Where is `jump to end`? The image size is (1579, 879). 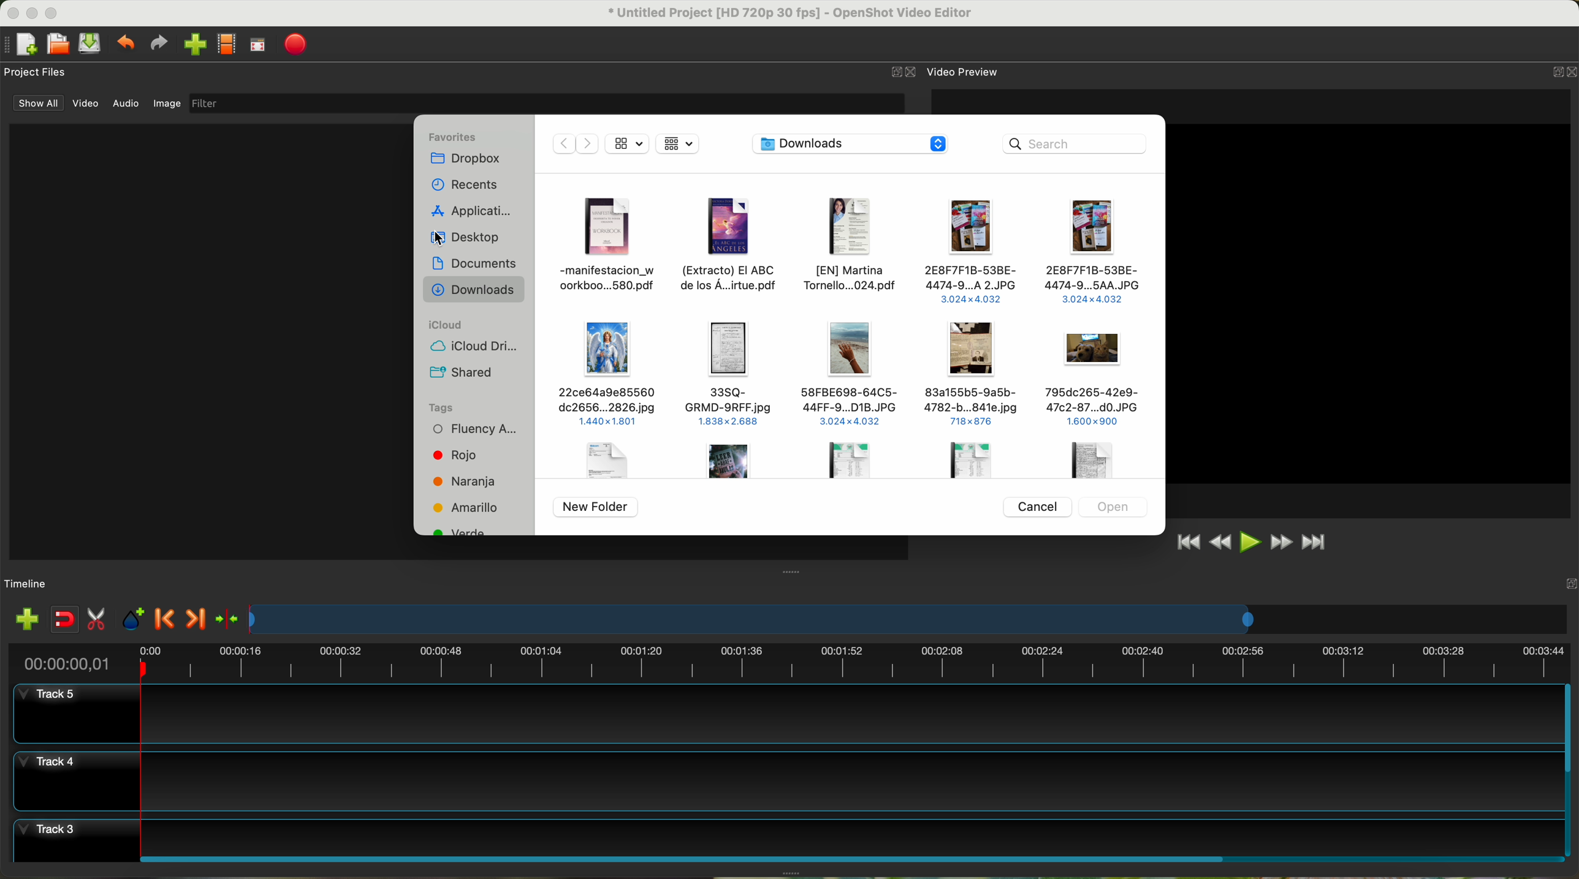
jump to end is located at coordinates (1315, 543).